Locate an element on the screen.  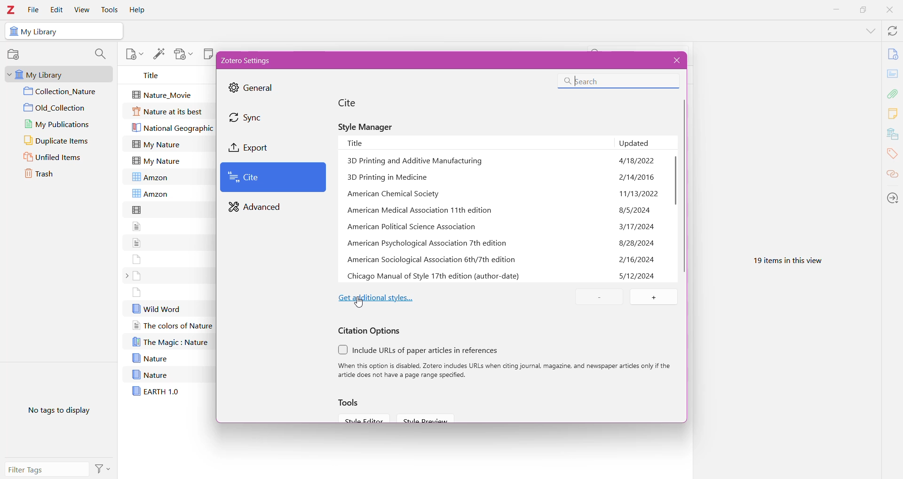
American Sociological Association 6th/7th edition is located at coordinates (433, 260).